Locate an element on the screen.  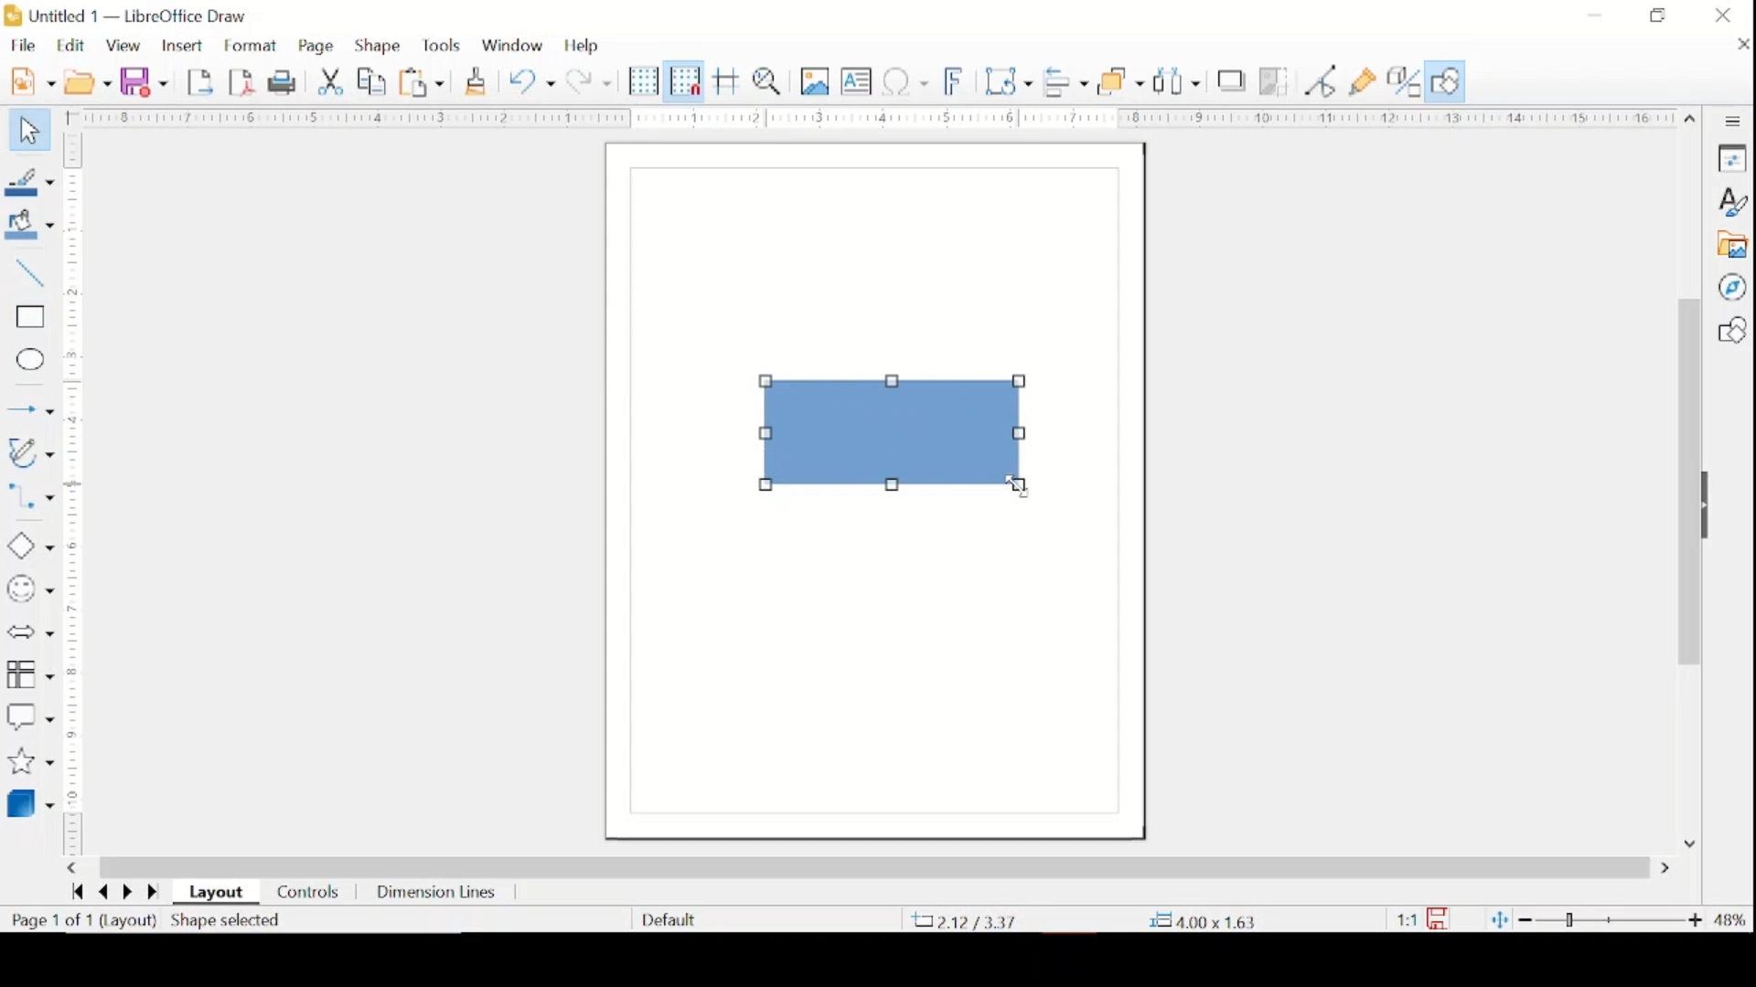
crop image is located at coordinates (1276, 83).